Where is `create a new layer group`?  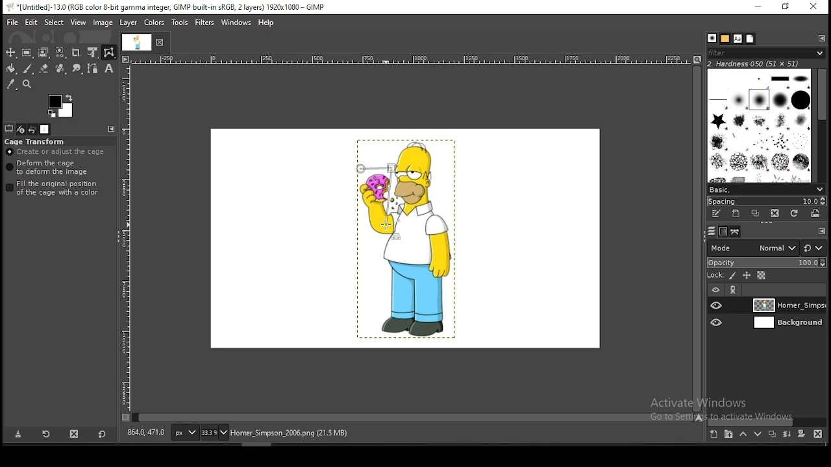
create a new layer group is located at coordinates (729, 435).